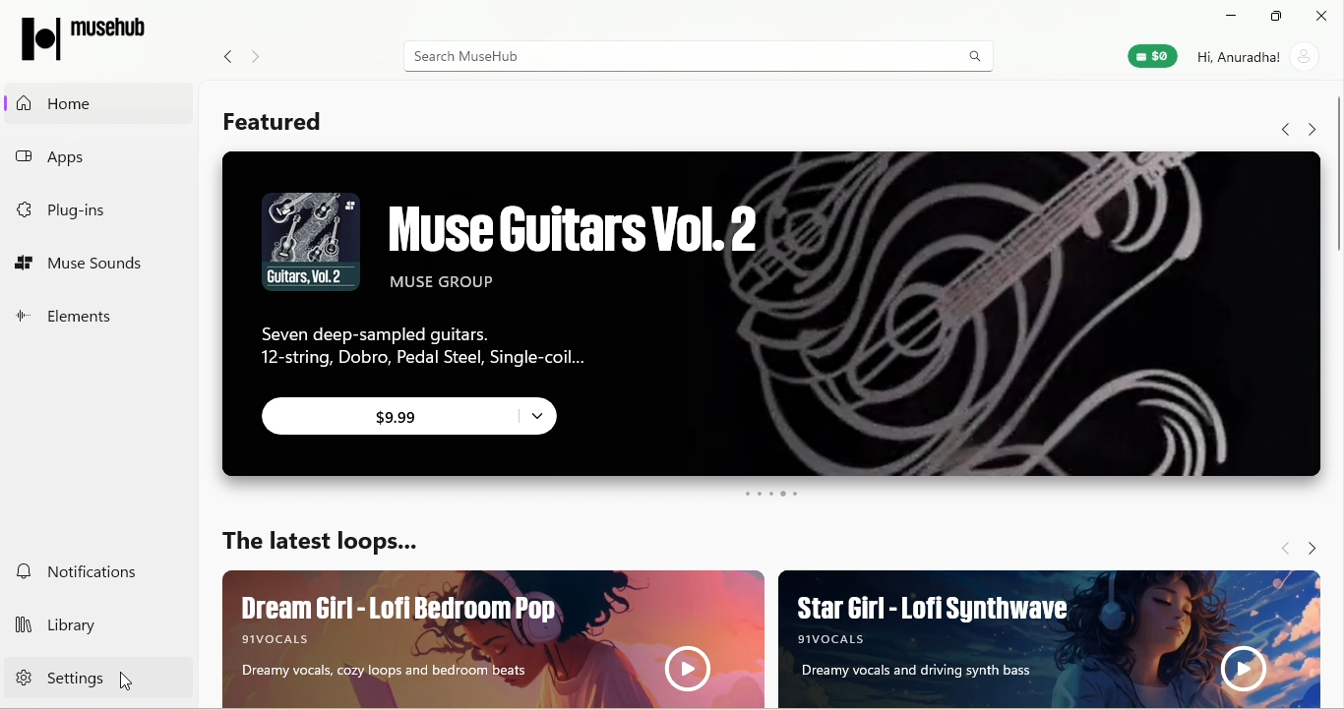 This screenshot has height=710, width=1344. I want to click on navigate back, so click(1278, 546).